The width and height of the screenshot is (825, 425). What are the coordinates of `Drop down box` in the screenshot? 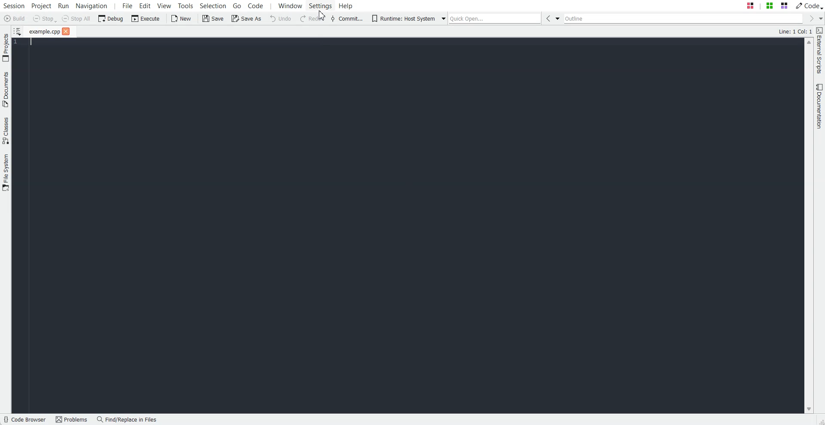 It's located at (442, 18).